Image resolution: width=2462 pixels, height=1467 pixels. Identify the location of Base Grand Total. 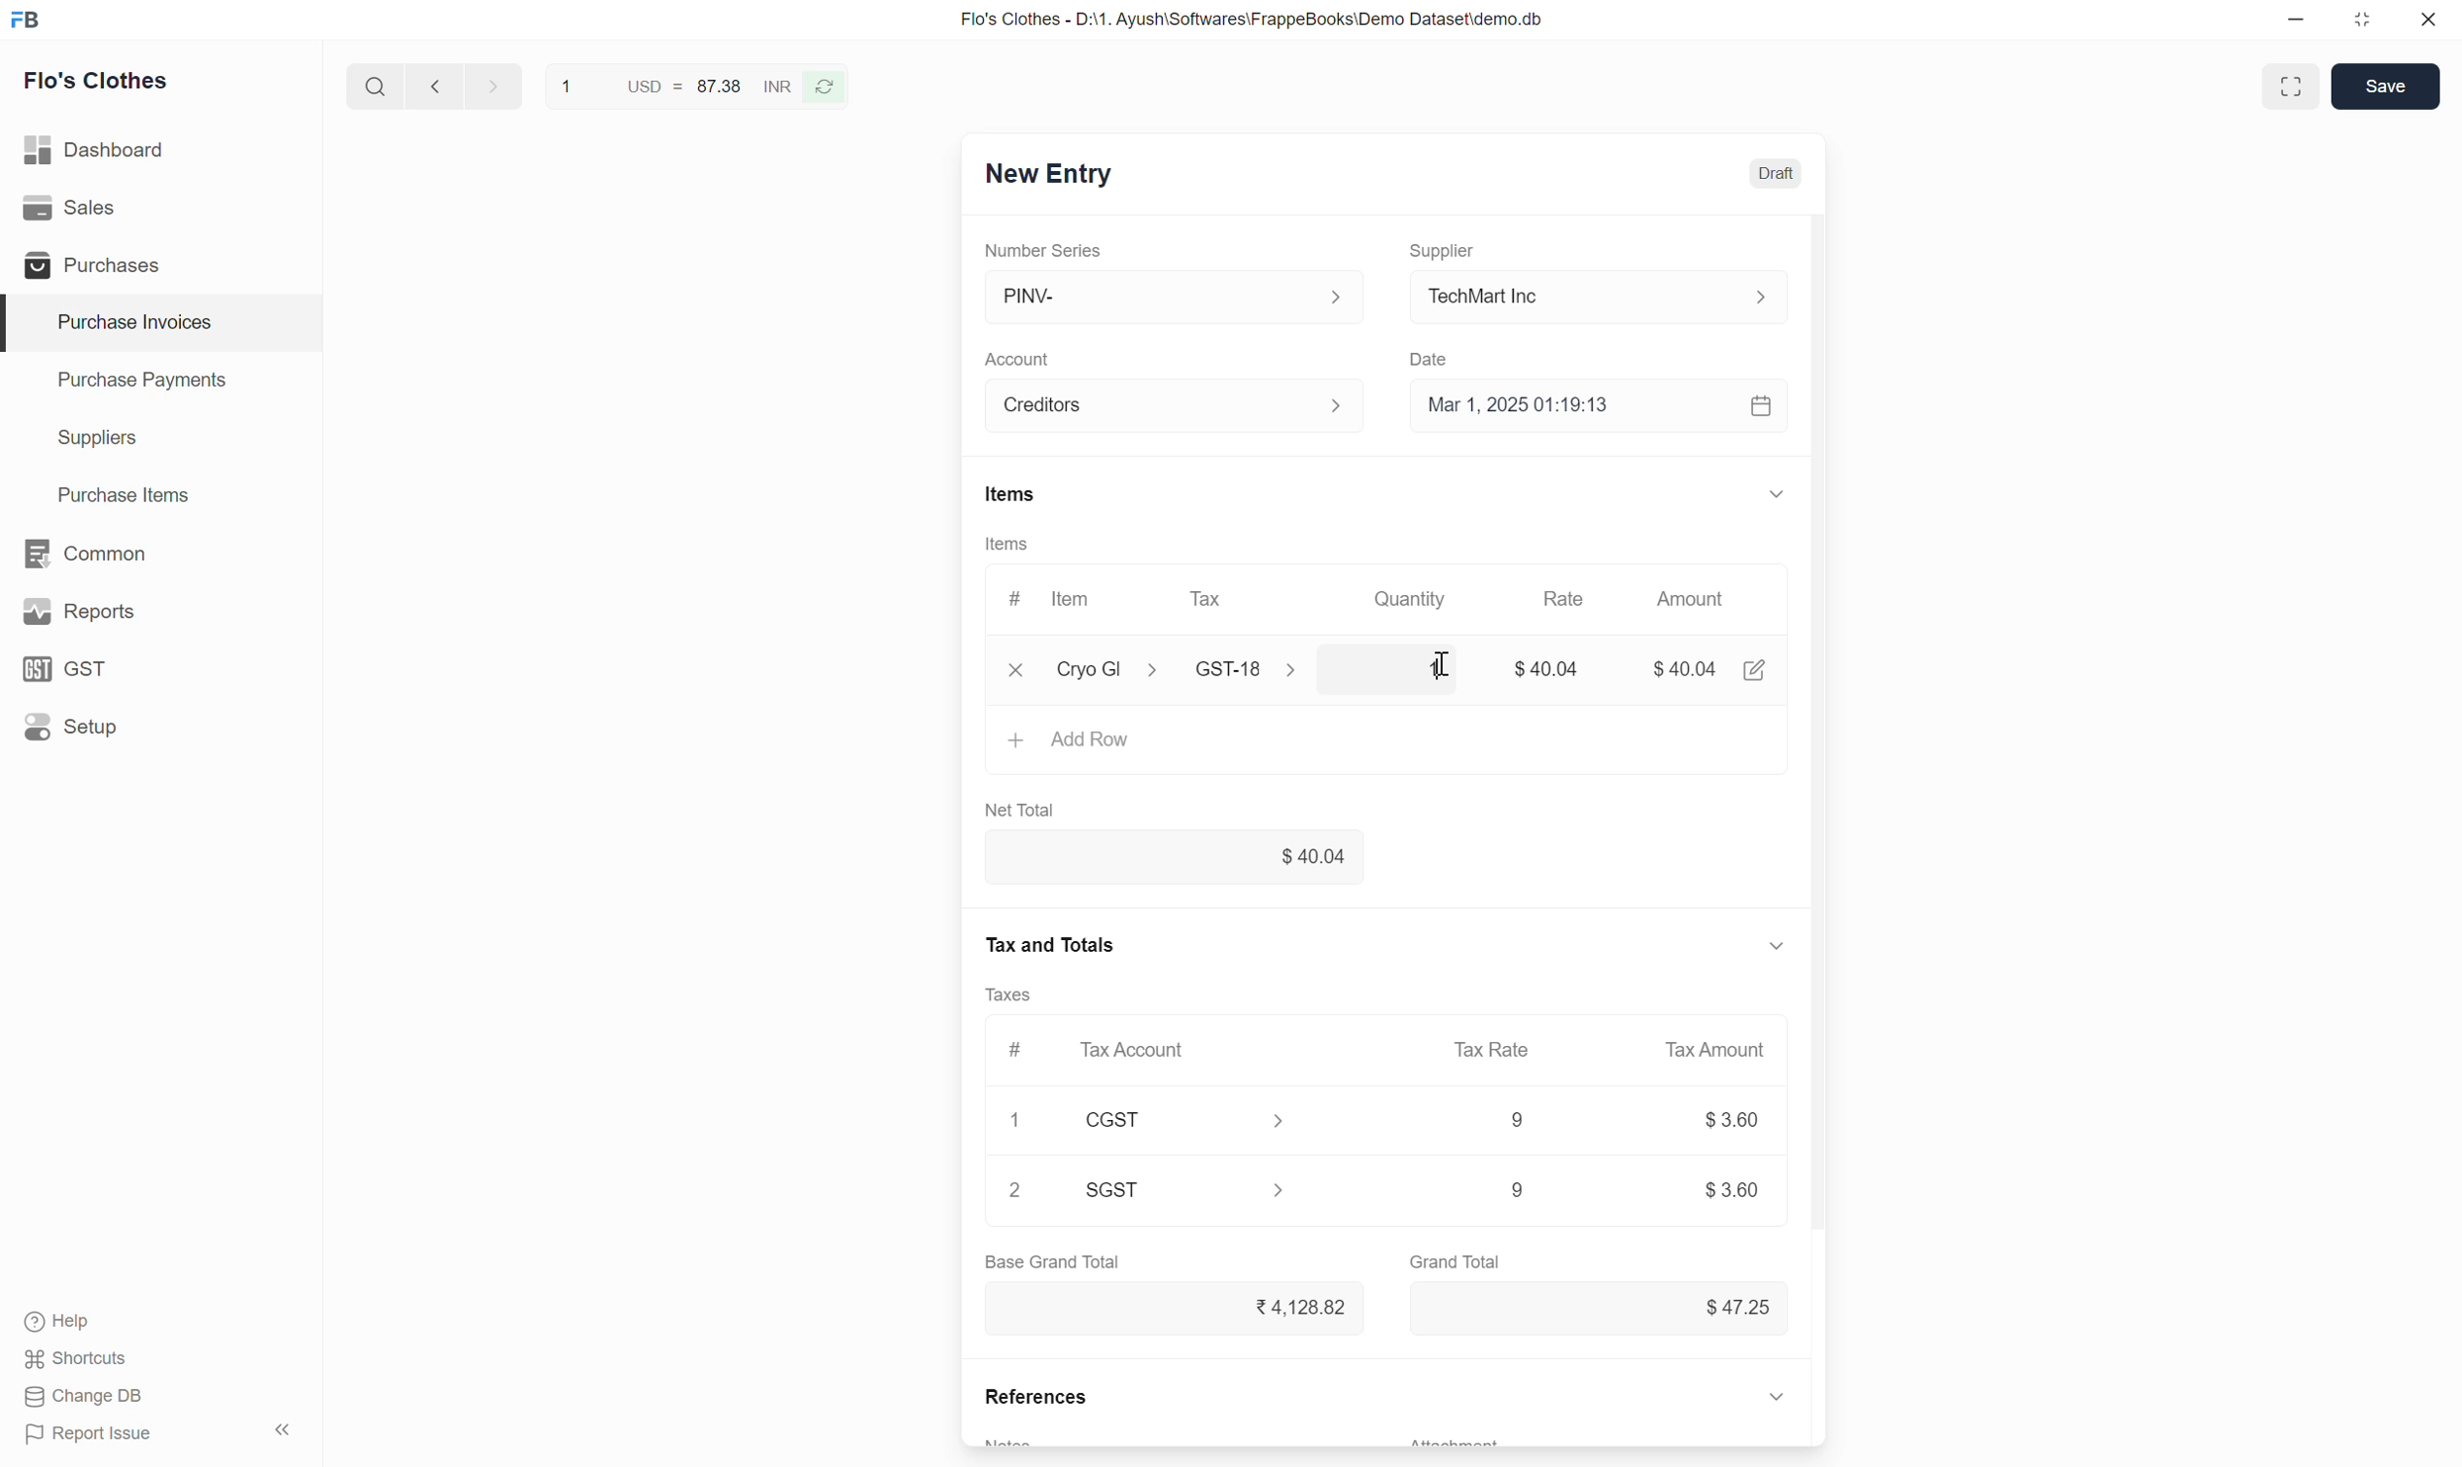
(1052, 1261).